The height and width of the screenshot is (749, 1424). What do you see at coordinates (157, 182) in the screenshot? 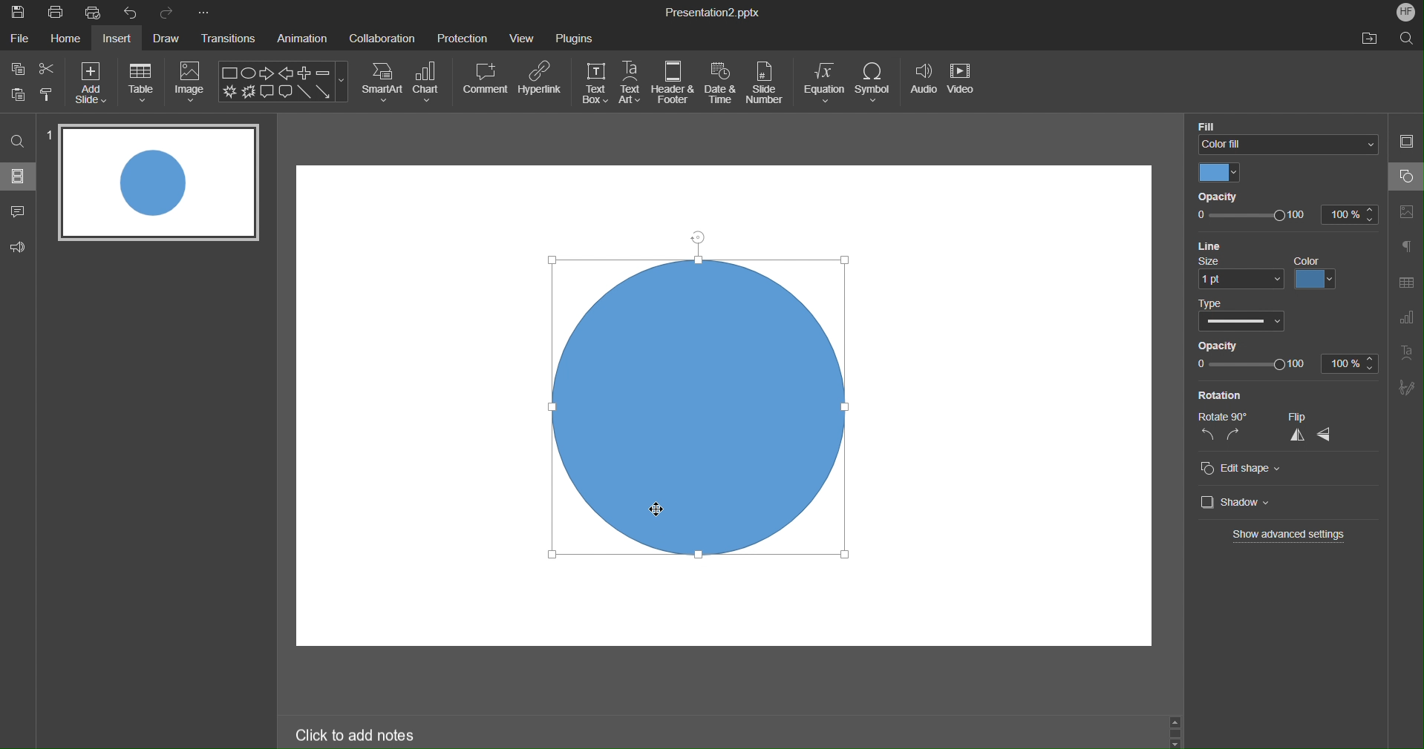
I see `Slide 1` at bounding box center [157, 182].